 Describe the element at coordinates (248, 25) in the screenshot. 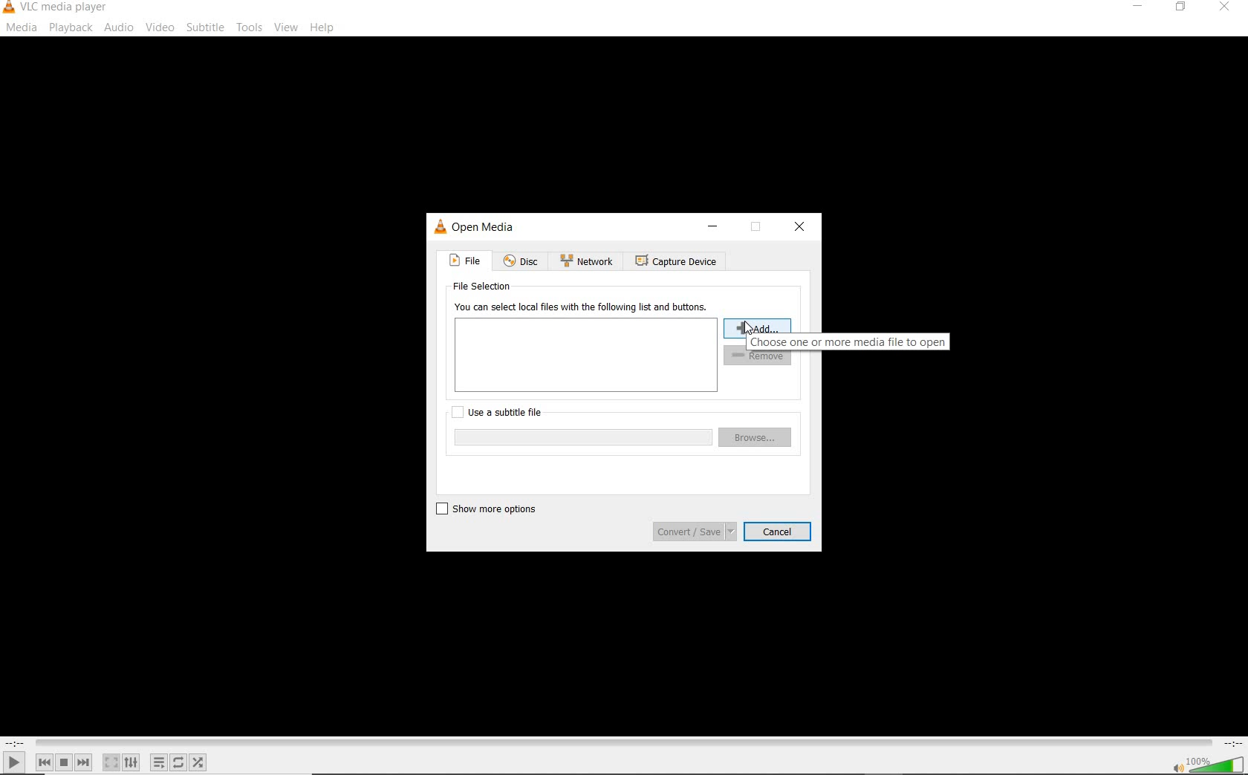

I see `tools` at that location.